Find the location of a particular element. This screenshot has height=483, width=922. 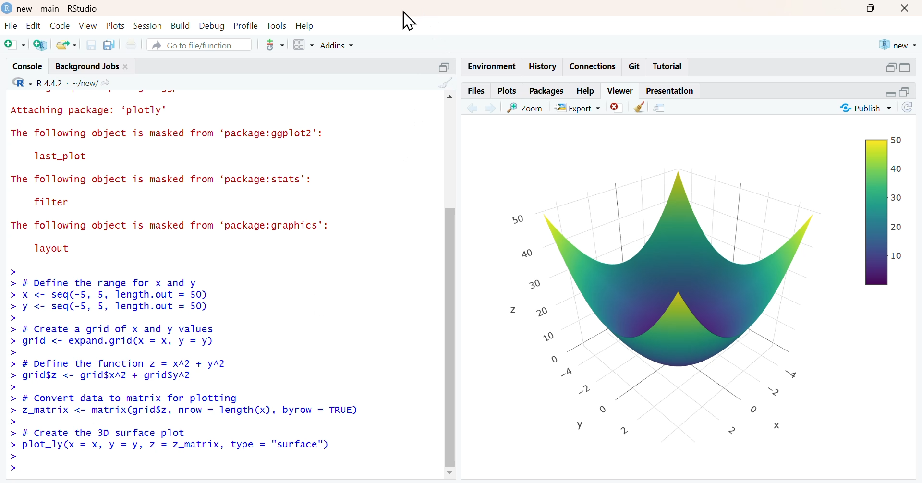

prompt cursor is located at coordinates (11, 319).